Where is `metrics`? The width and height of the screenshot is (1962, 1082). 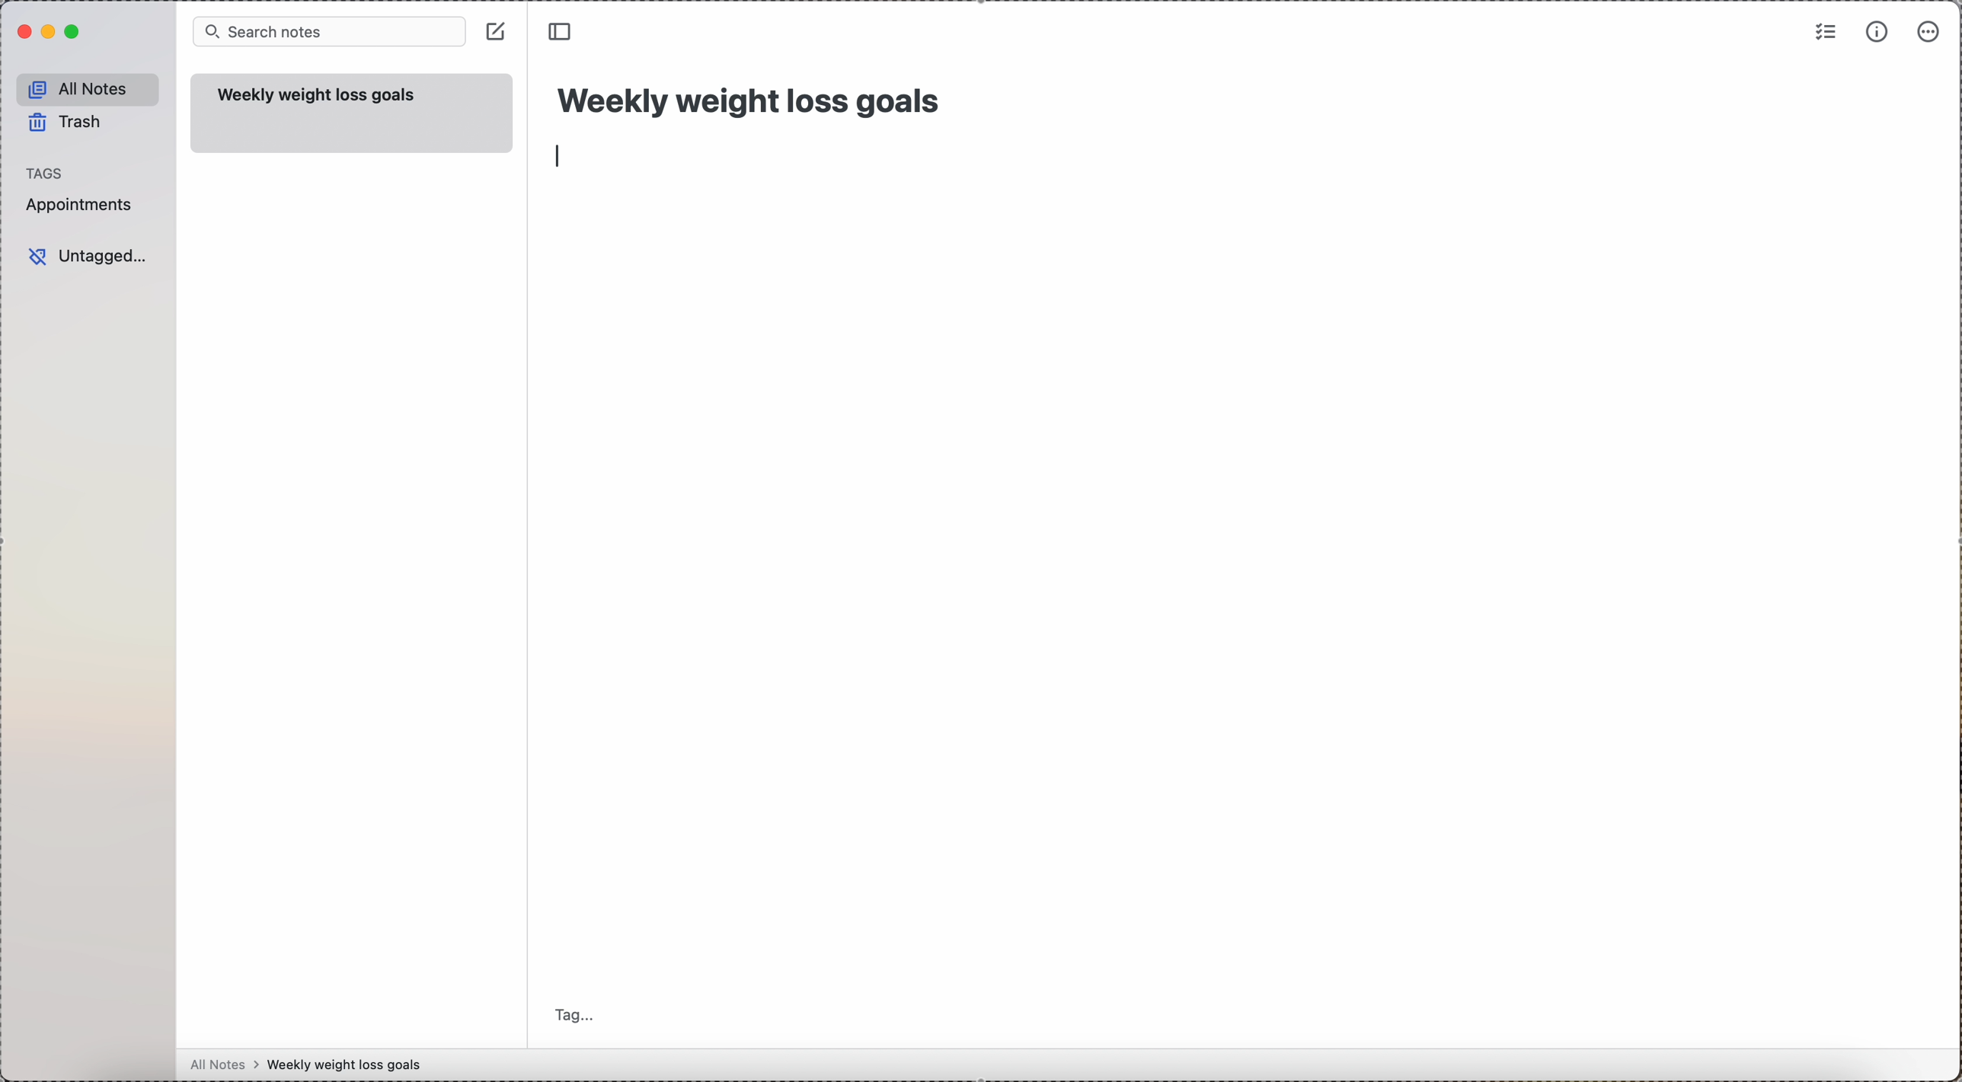 metrics is located at coordinates (1876, 33).